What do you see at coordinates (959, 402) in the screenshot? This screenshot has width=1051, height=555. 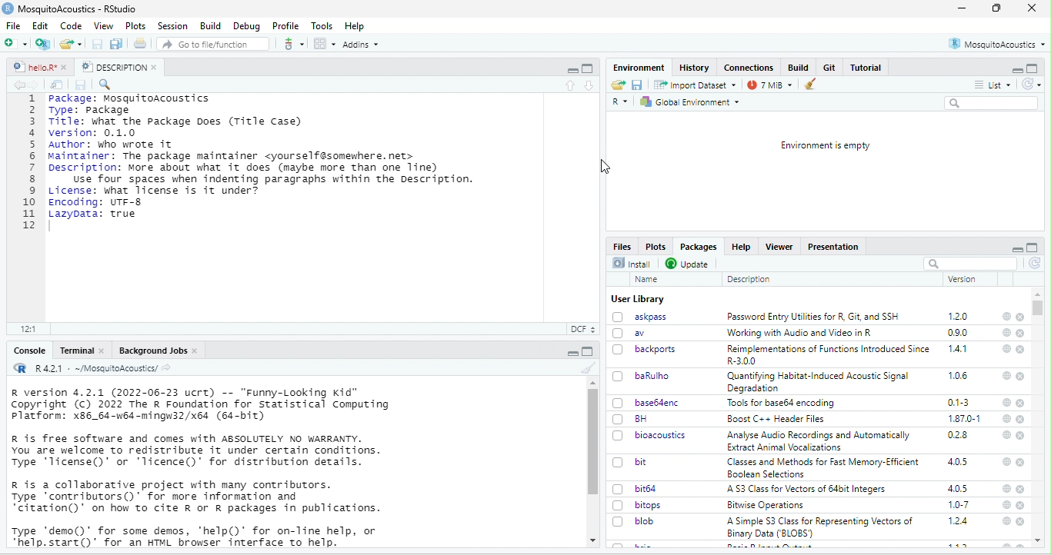 I see `0.1-3` at bounding box center [959, 402].